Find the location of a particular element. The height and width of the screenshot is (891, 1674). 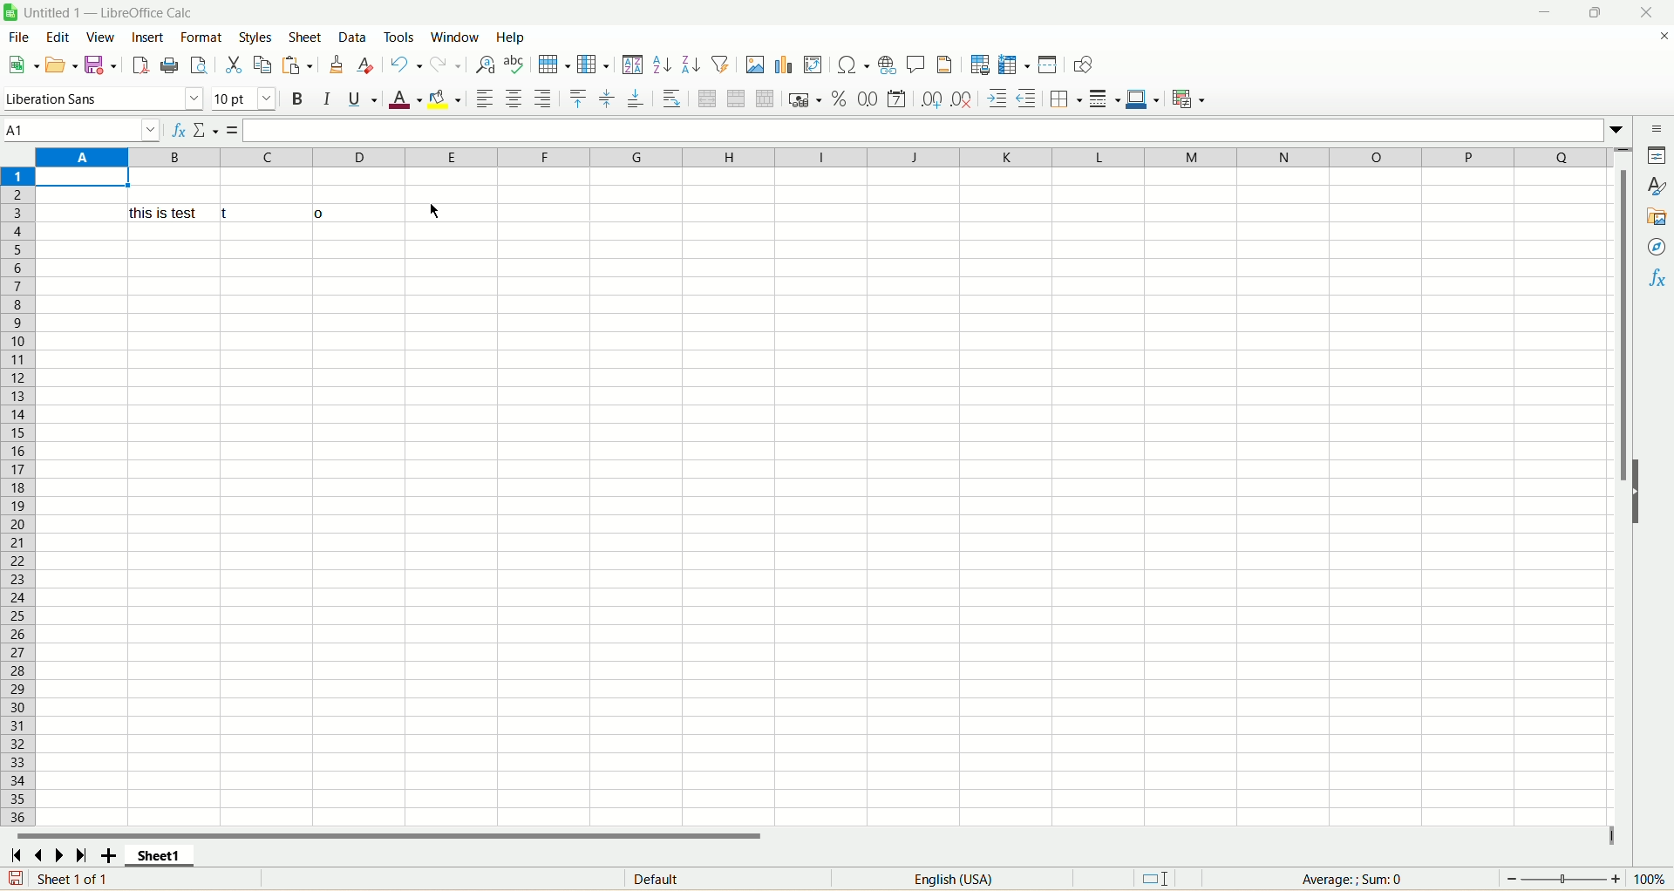

italics is located at coordinates (329, 101).